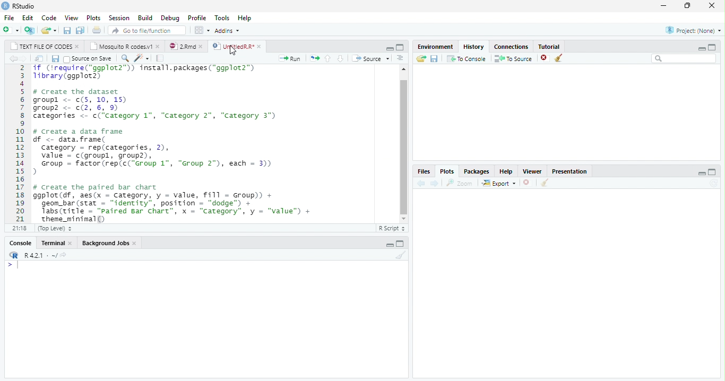 Image resolution: width=725 pixels, height=381 pixels. What do you see at coordinates (542, 58) in the screenshot?
I see `remove selected history` at bounding box center [542, 58].